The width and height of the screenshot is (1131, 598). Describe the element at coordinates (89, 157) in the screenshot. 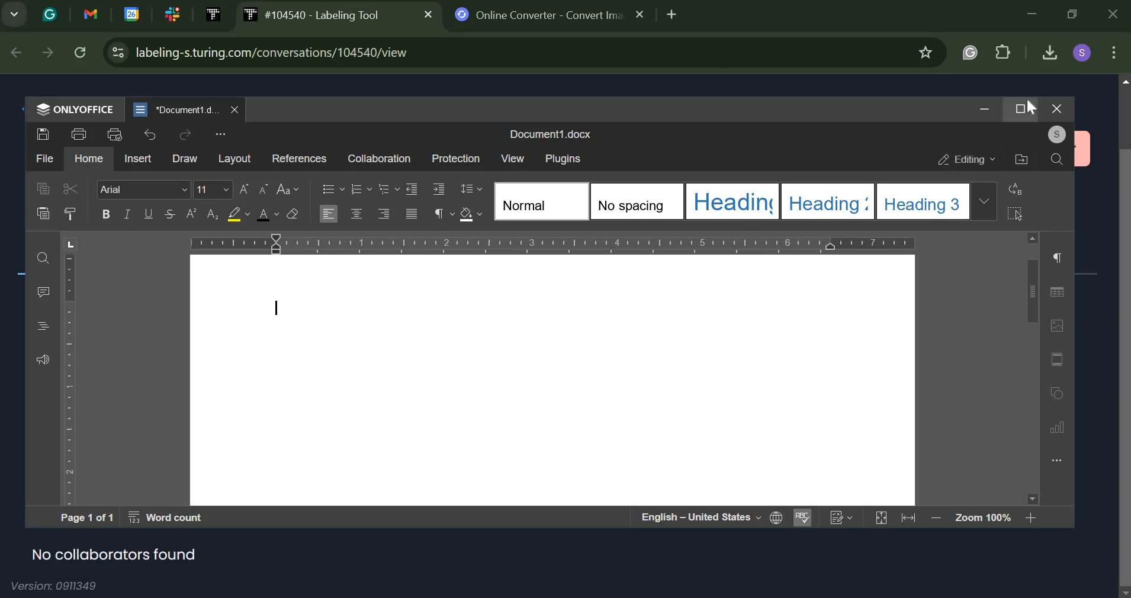

I see `home` at that location.